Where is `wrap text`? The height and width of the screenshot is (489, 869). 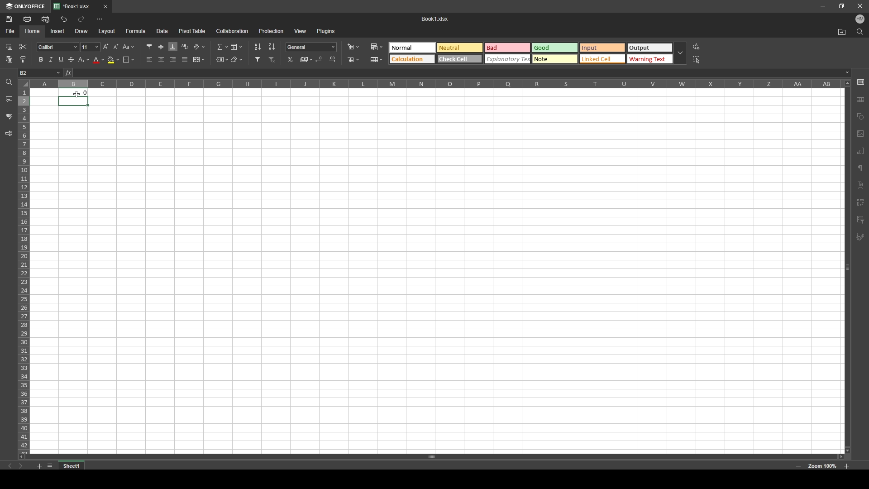 wrap text is located at coordinates (186, 46).